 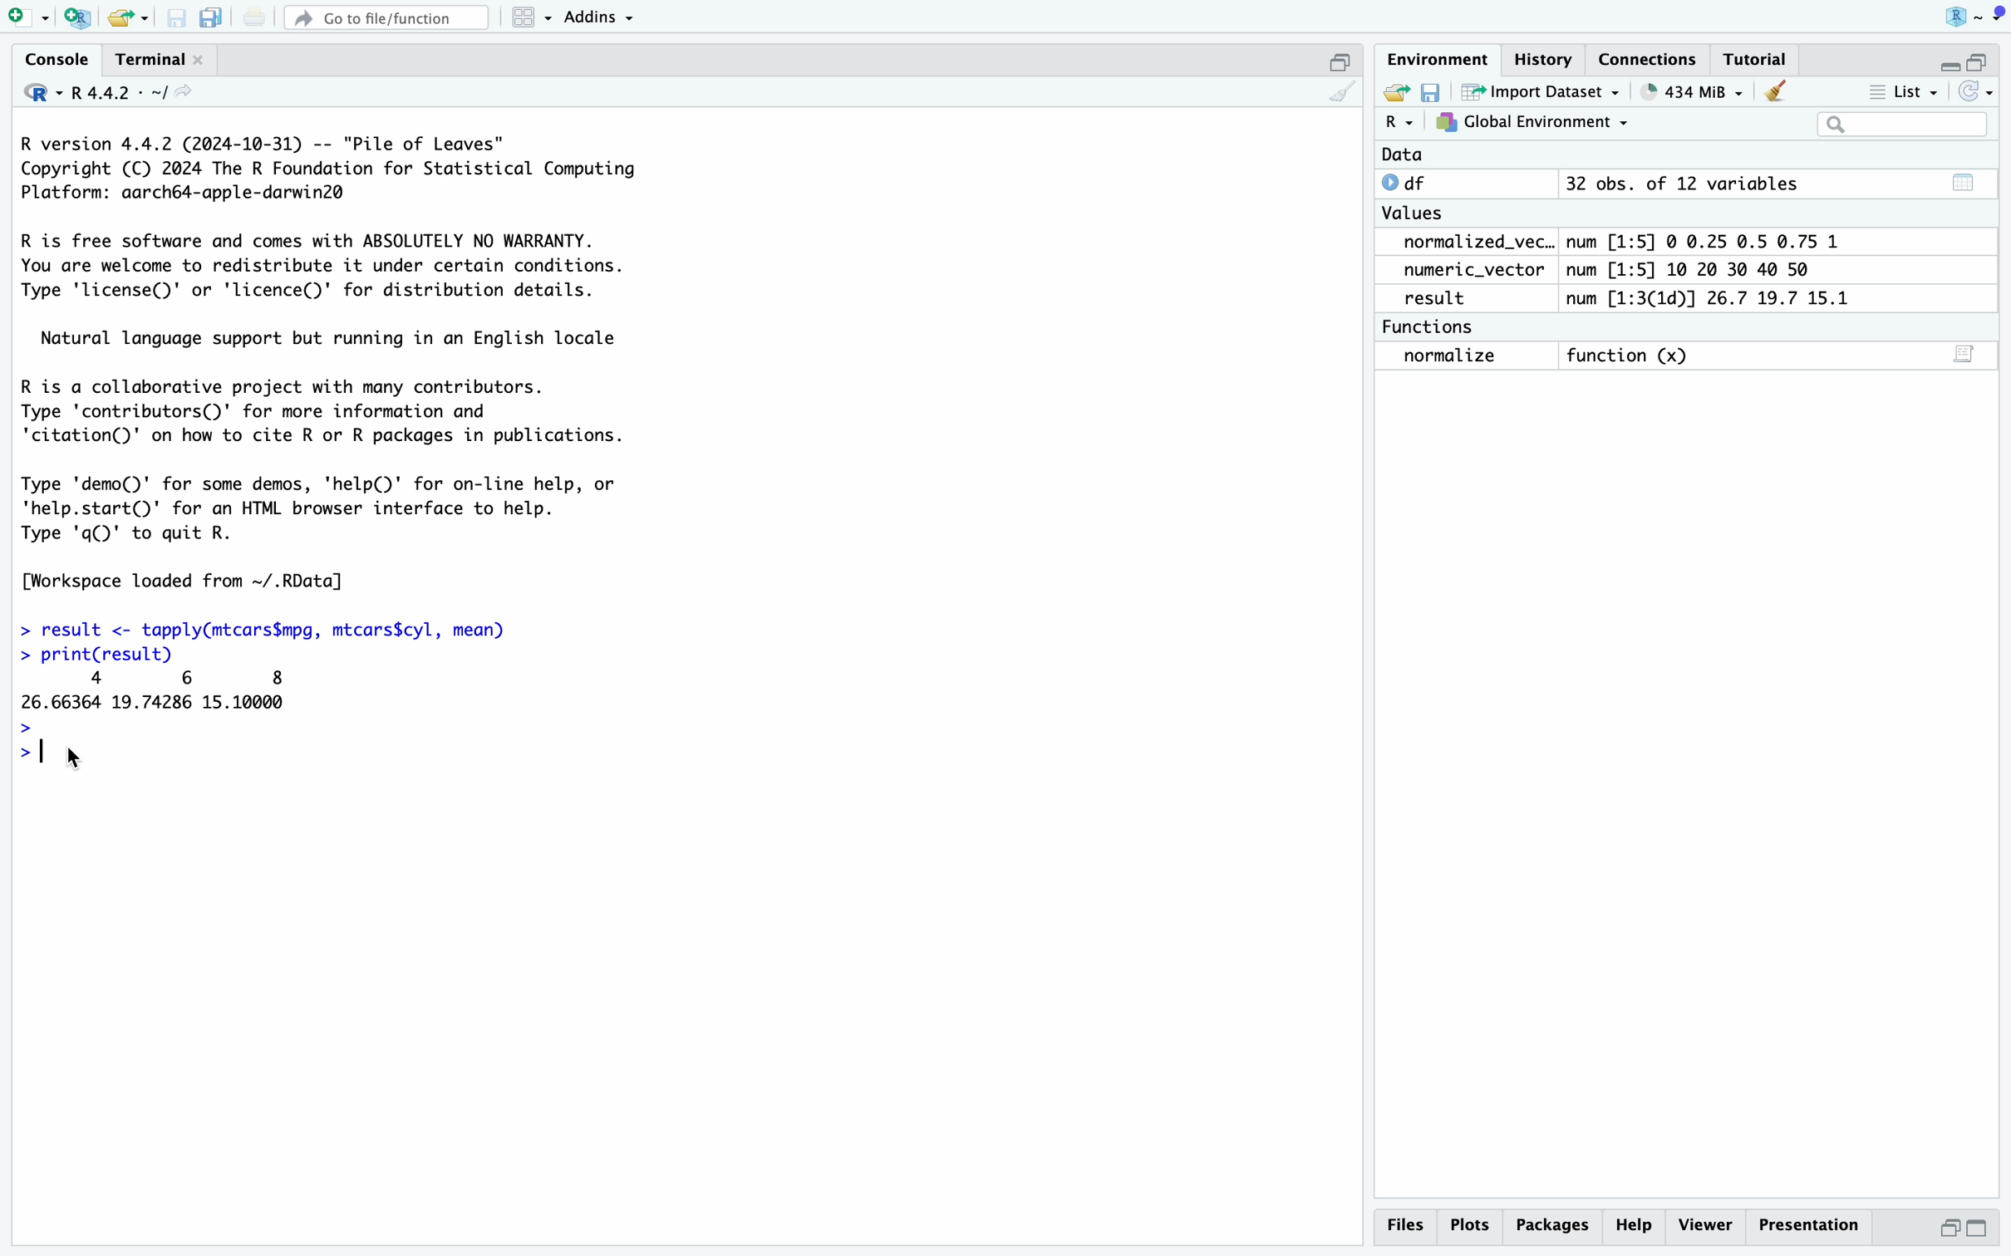 I want to click on Full Height, so click(x=1981, y=1229).